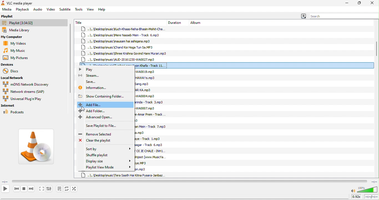 This screenshot has height=200, width=379. What do you see at coordinates (31, 189) in the screenshot?
I see `next media` at bounding box center [31, 189].